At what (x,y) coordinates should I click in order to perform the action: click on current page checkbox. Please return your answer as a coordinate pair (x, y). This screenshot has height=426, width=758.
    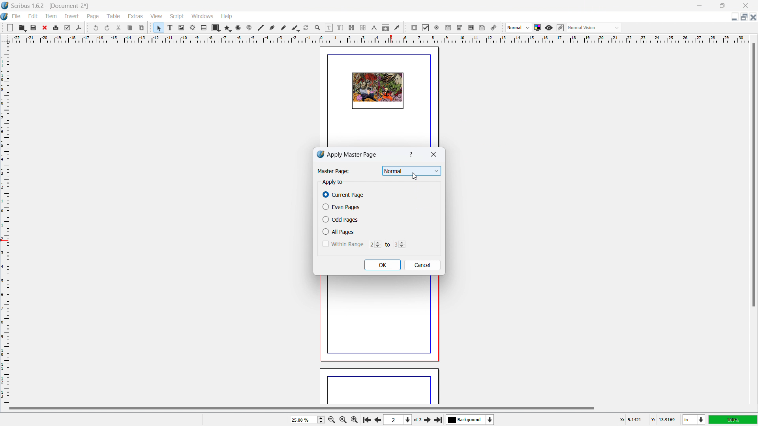
    Looking at the image, I should click on (344, 195).